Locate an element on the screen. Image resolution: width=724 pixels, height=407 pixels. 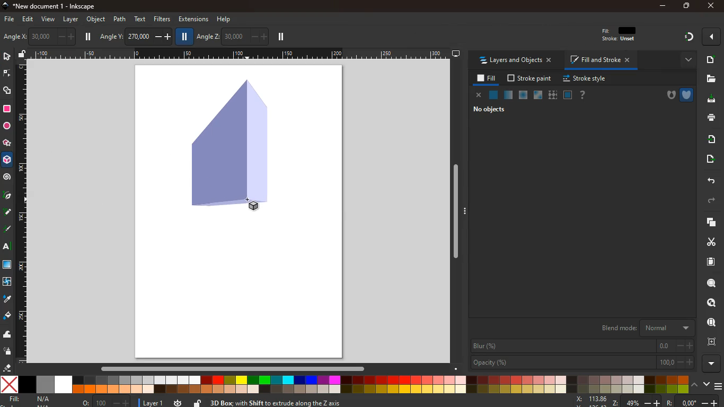
fill is located at coordinates (32, 399).